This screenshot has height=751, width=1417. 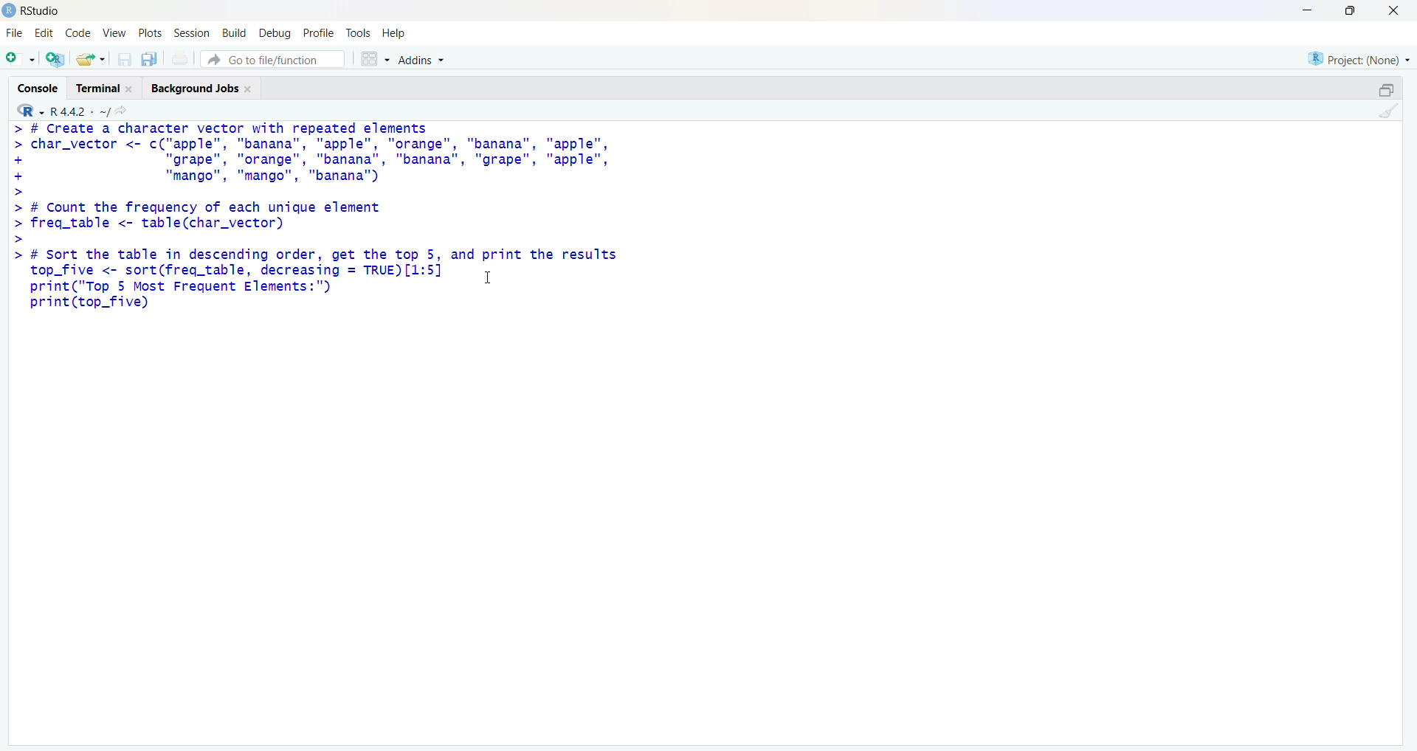 What do you see at coordinates (55, 59) in the screenshot?
I see `Create a project` at bounding box center [55, 59].